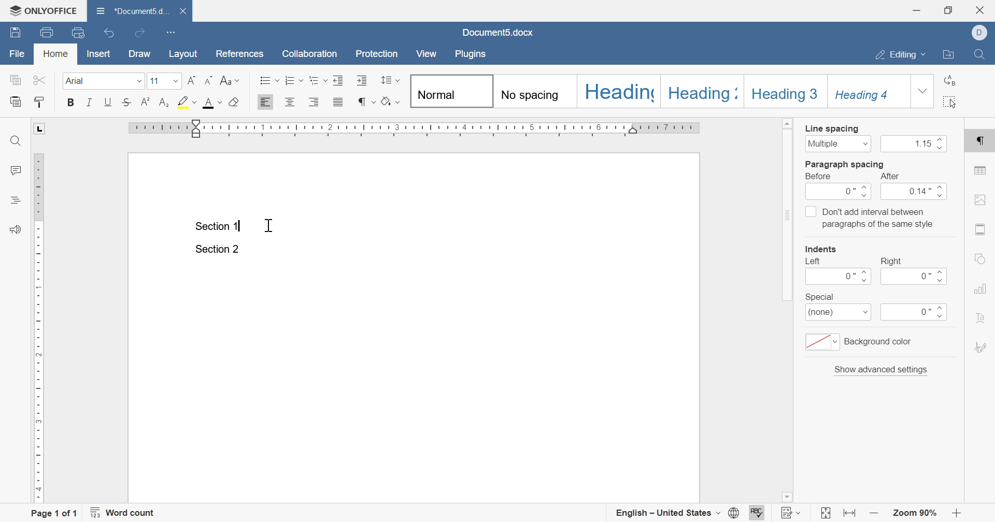  Describe the element at coordinates (978, 54) in the screenshot. I see `Find` at that location.